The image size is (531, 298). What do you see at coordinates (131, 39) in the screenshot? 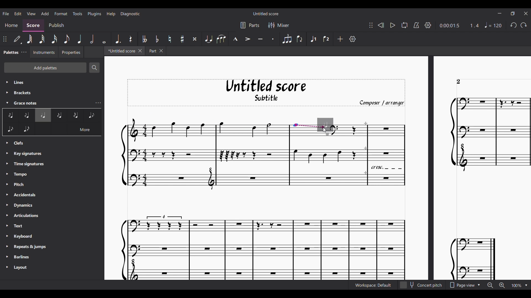
I see `Rest` at bounding box center [131, 39].